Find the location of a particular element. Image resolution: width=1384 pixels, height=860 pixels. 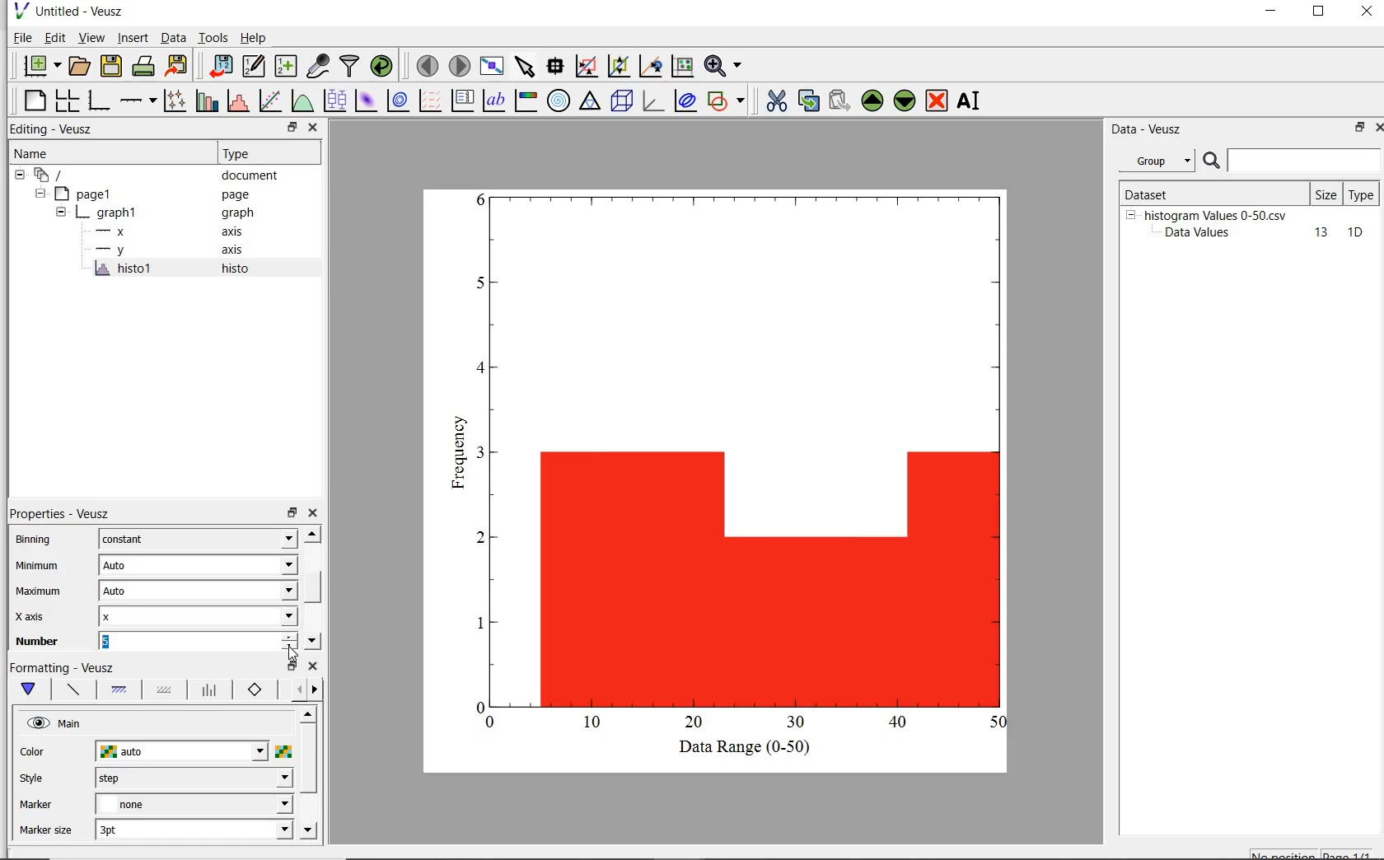

print the document is located at coordinates (144, 64).